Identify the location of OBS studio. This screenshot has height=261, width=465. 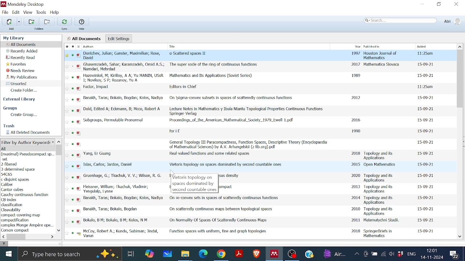
(293, 254).